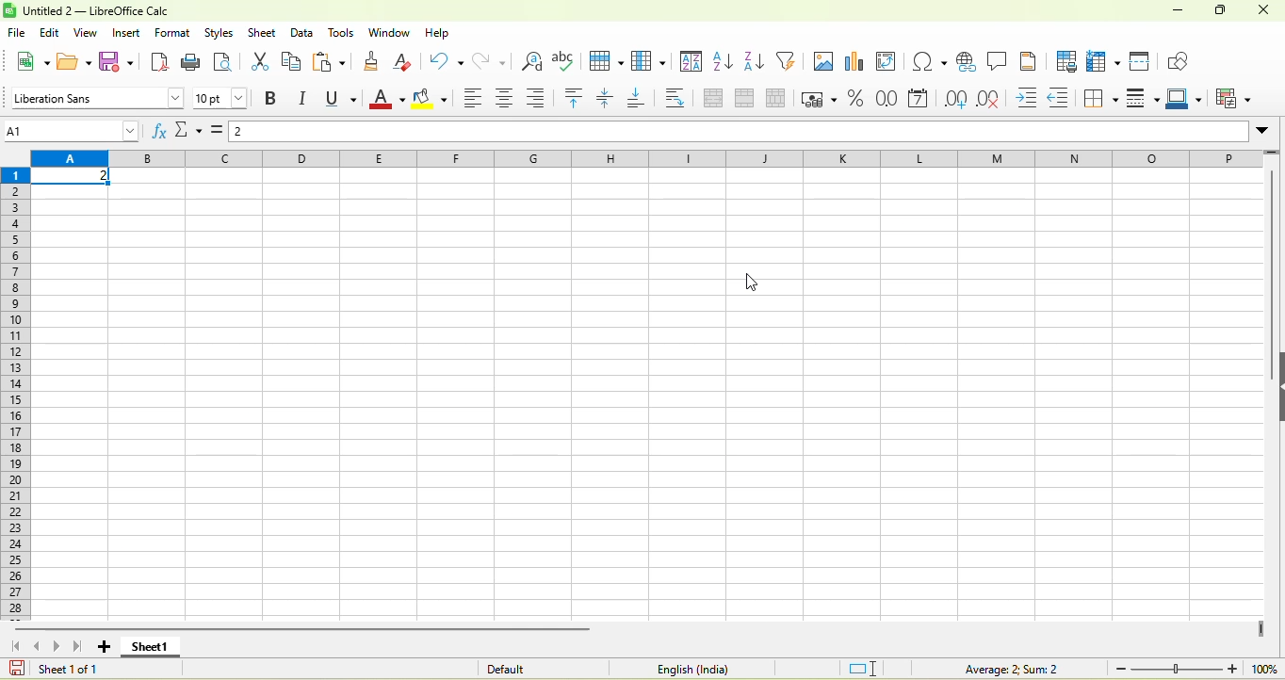 The height and width of the screenshot is (680, 1285). Describe the element at coordinates (15, 645) in the screenshot. I see `scroll to first sheet` at that location.